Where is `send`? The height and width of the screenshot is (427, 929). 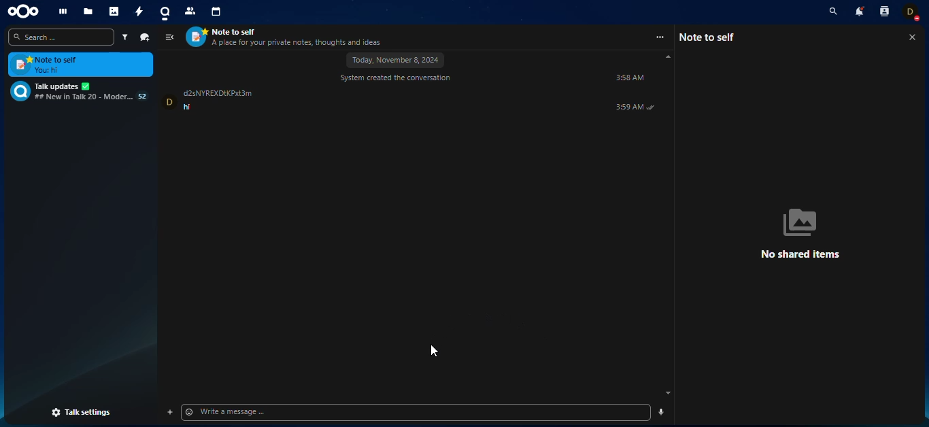
send is located at coordinates (660, 411).